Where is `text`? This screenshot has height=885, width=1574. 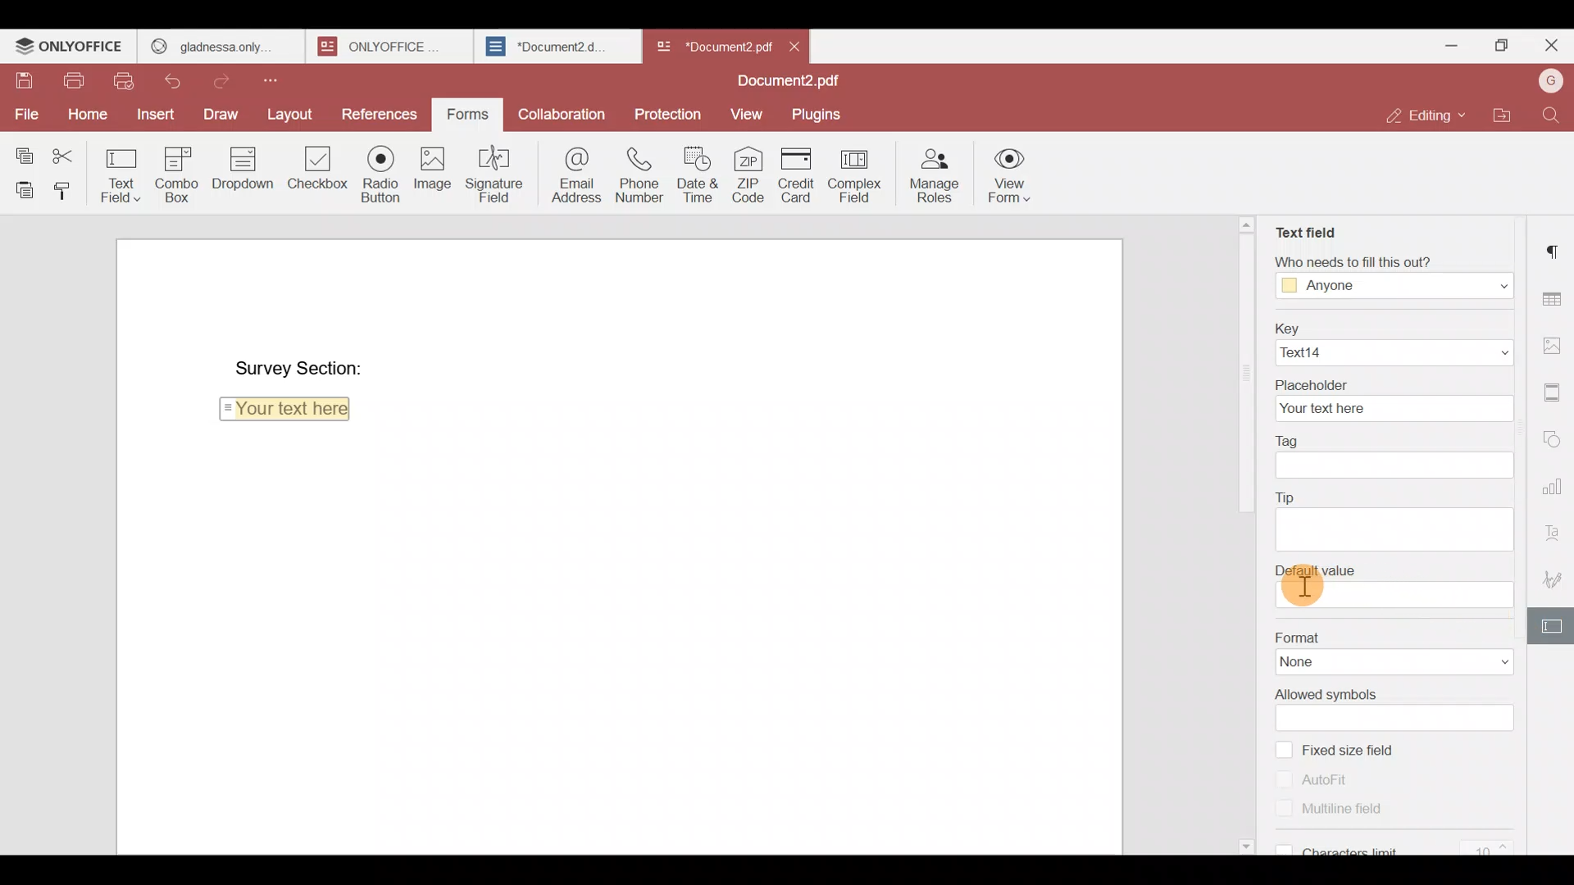 text is located at coordinates (1392, 529).